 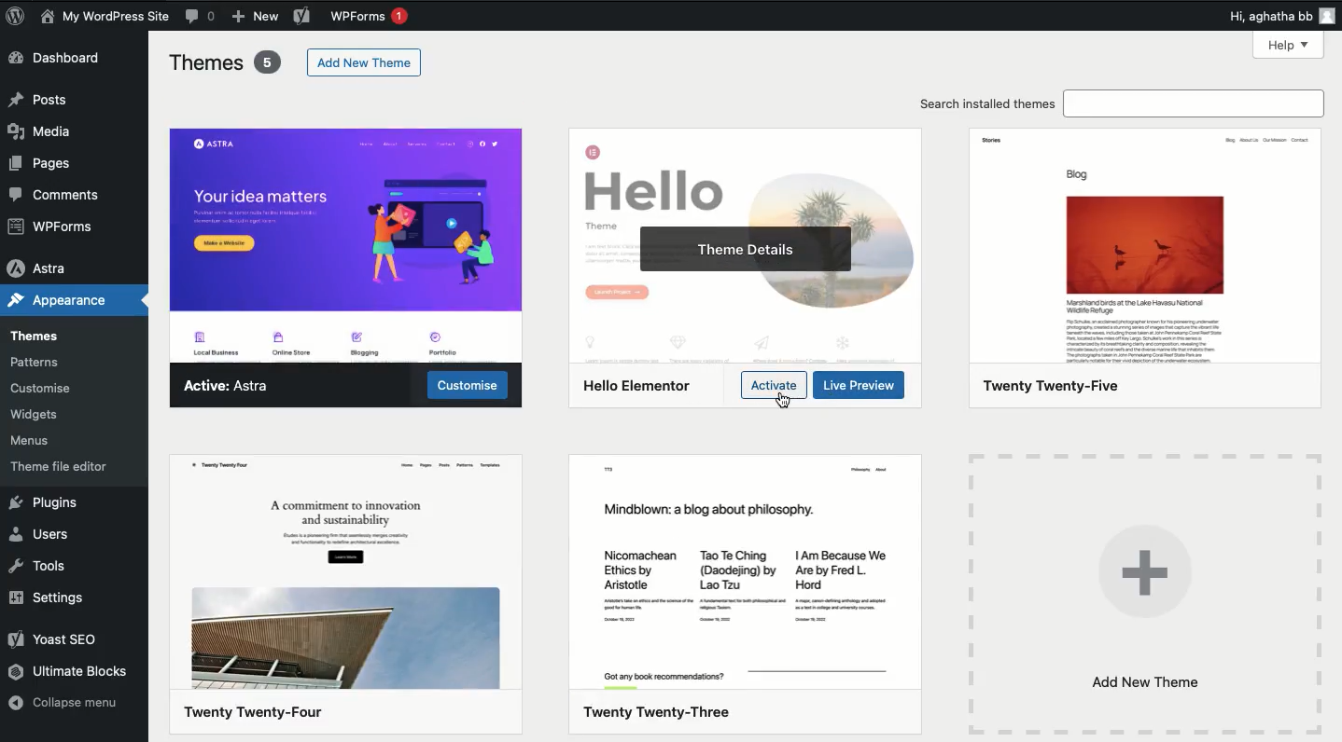 What do you see at coordinates (17, 16) in the screenshot?
I see `Logo` at bounding box center [17, 16].